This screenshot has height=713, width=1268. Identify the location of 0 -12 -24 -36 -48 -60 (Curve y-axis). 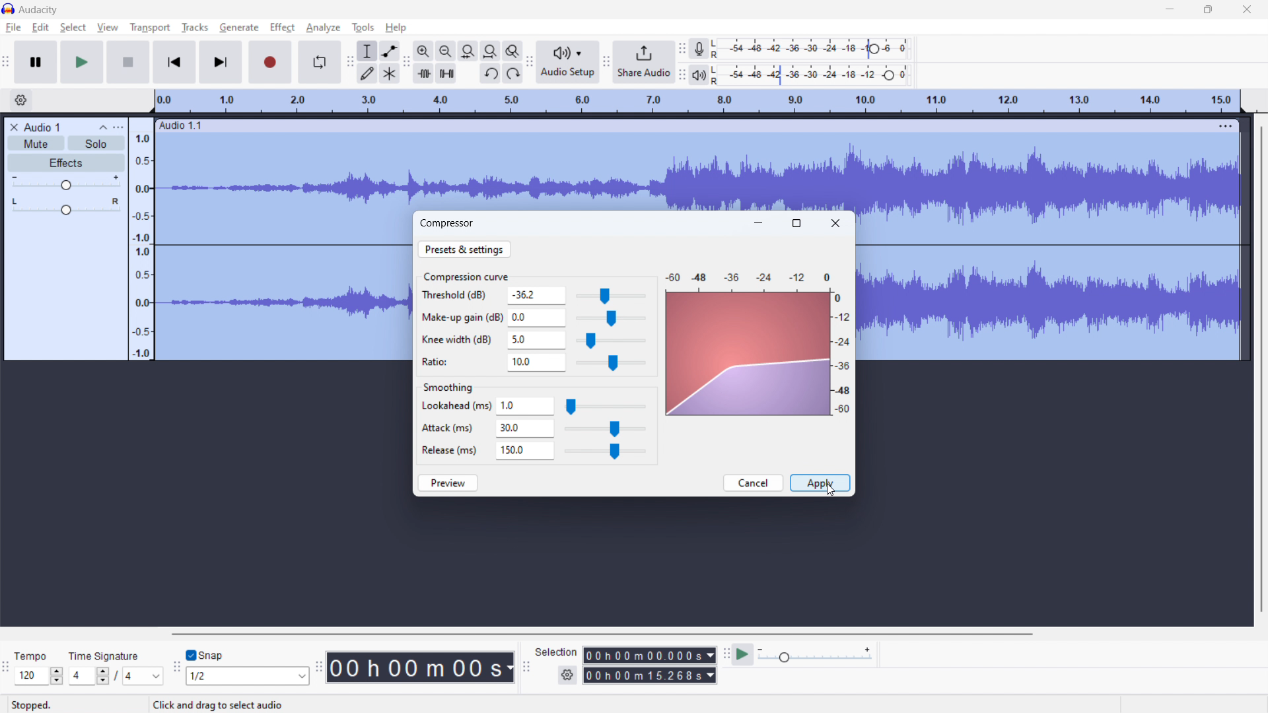
(844, 356).